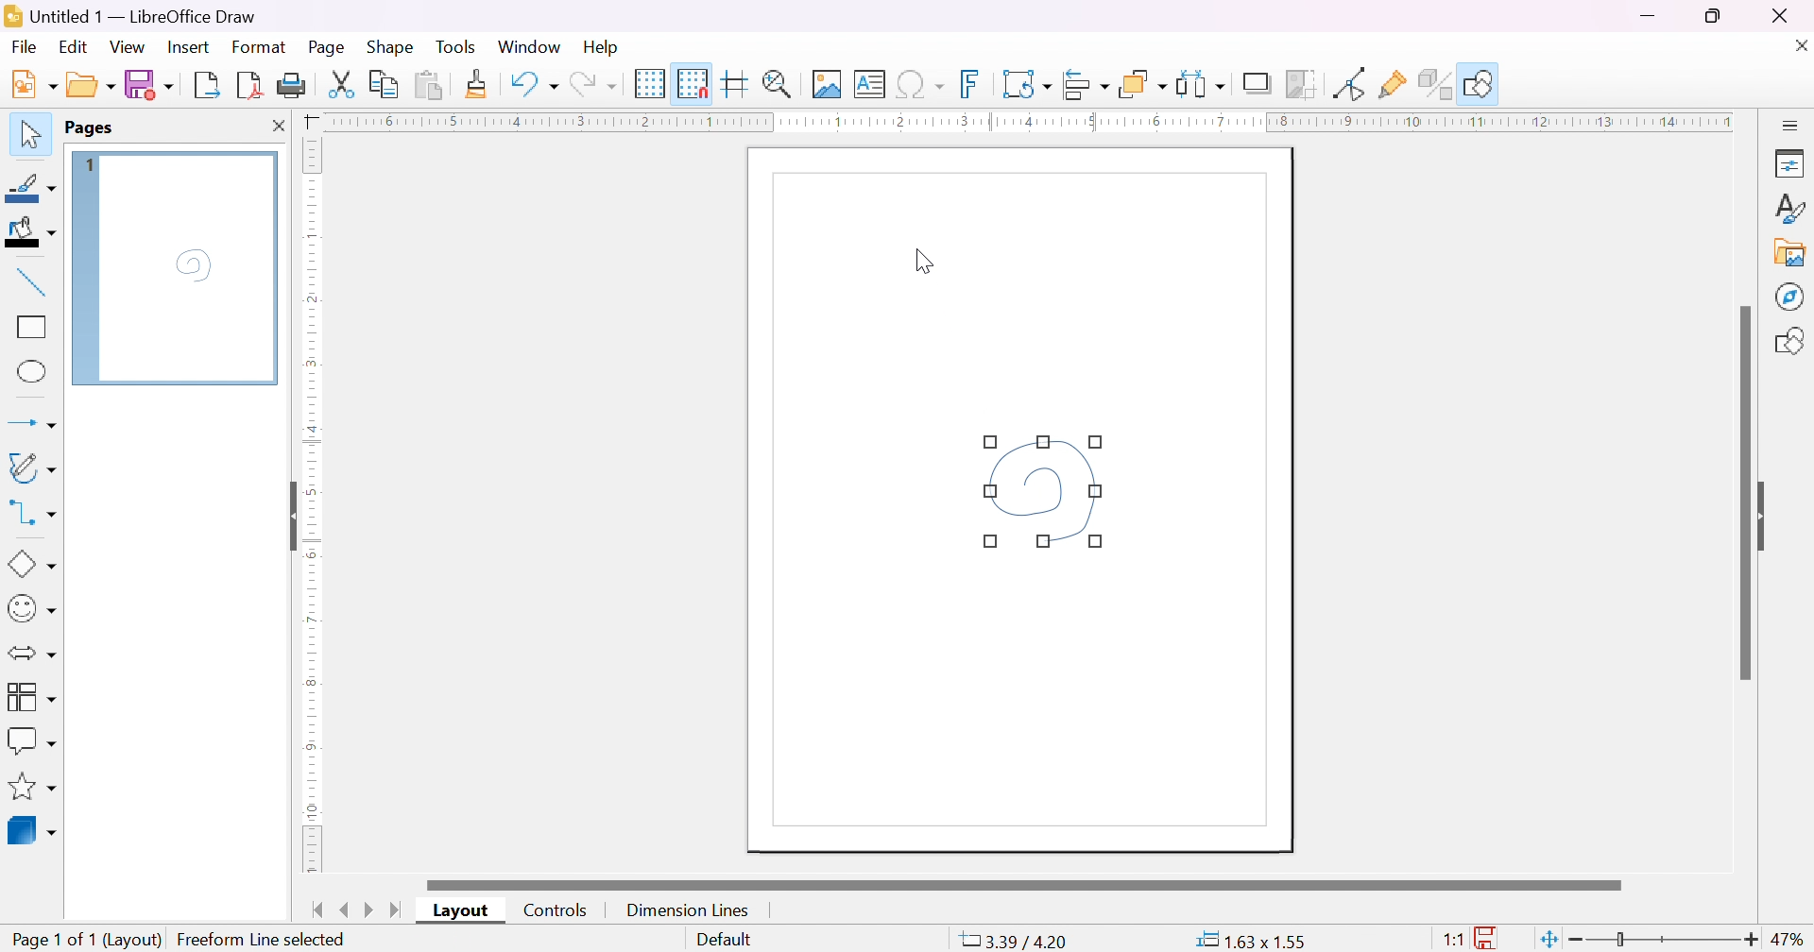 This screenshot has height=952, width=1814. I want to click on slide master name. Right-click for list or click for dialog., so click(724, 942).